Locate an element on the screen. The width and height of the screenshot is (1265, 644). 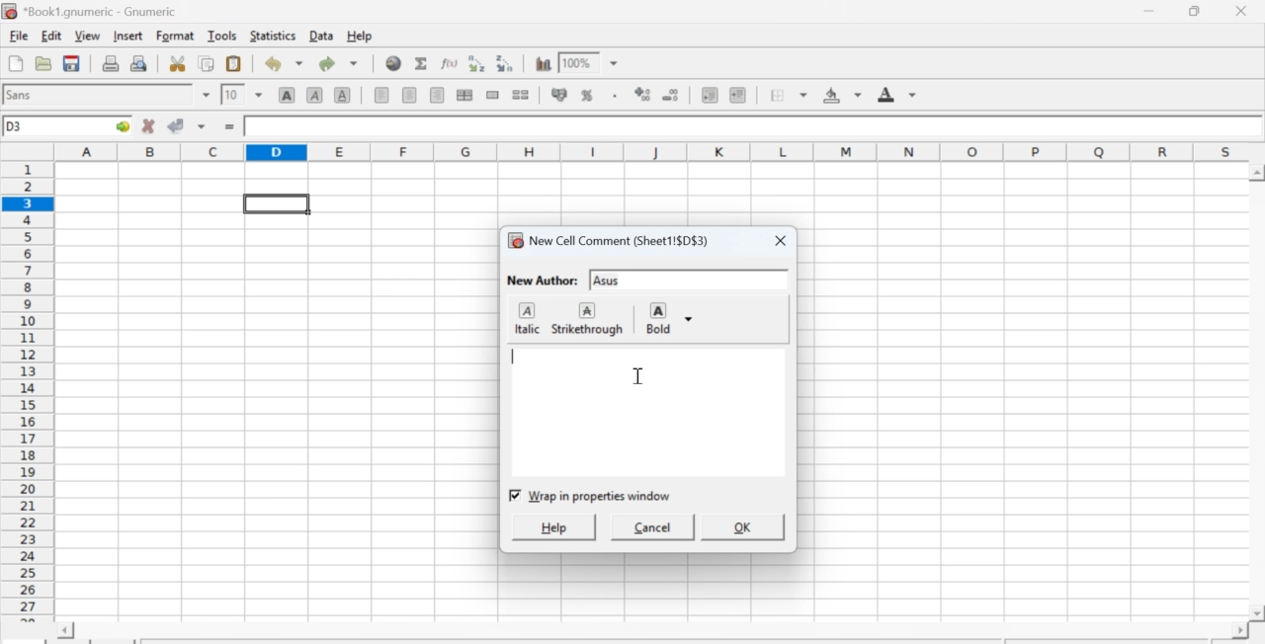
Decrease indent is located at coordinates (709, 95).